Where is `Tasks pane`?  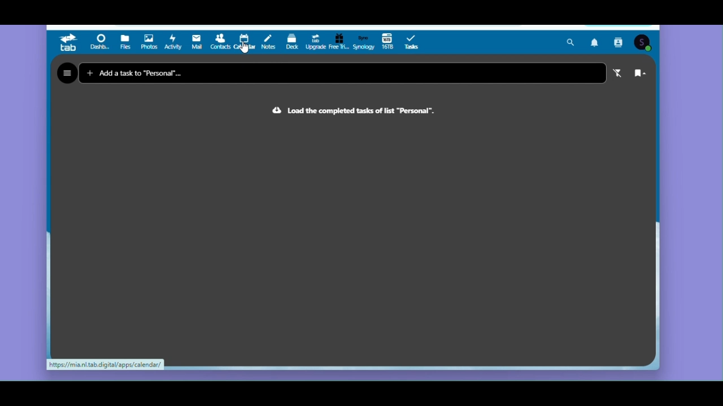
Tasks pane is located at coordinates (352, 240).